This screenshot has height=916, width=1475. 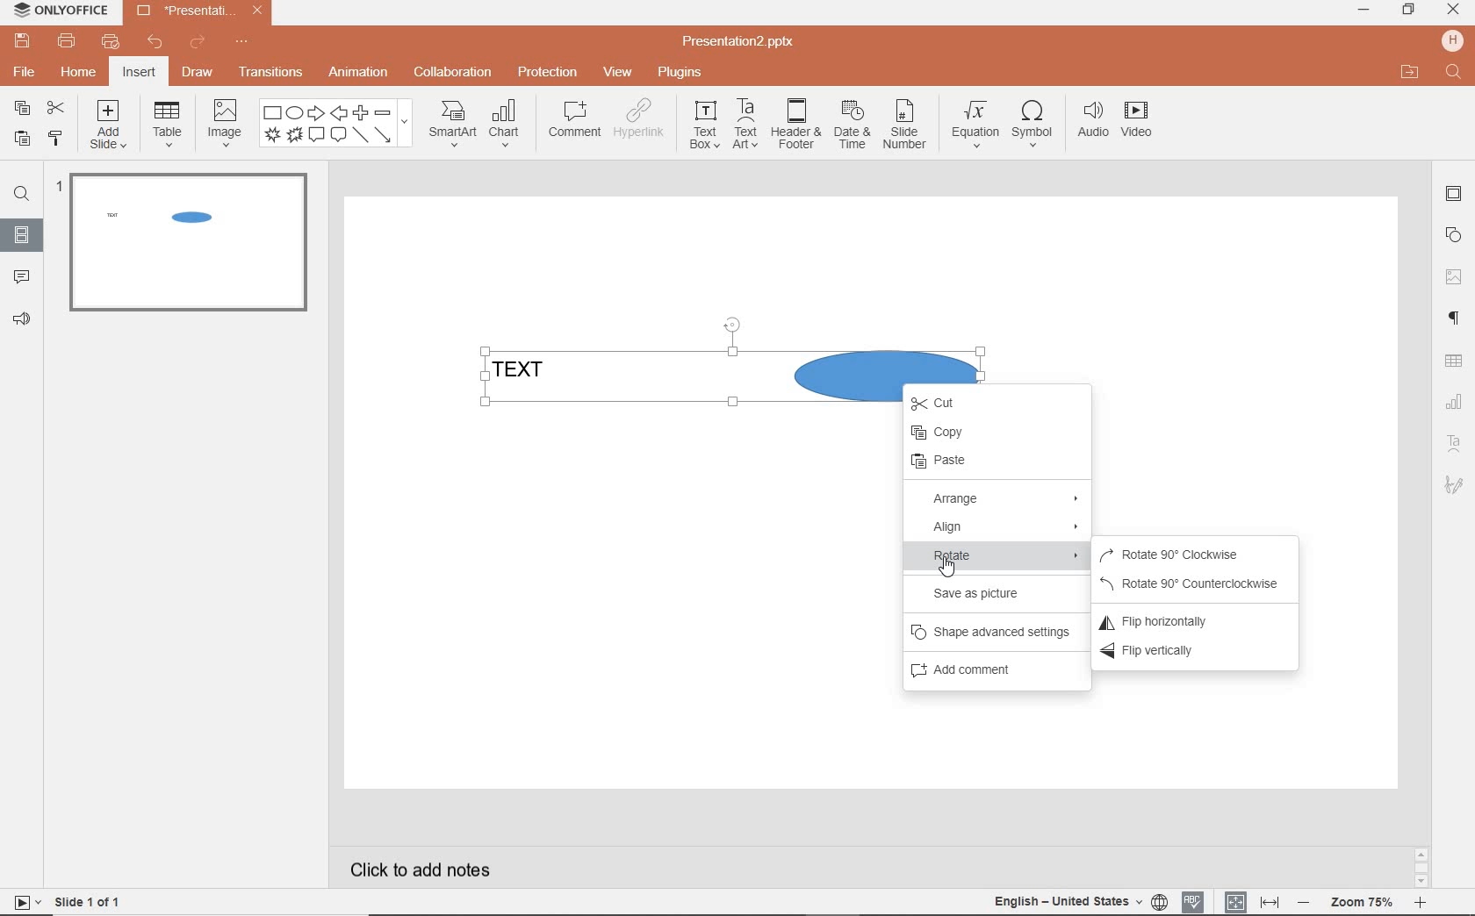 I want to click on align, so click(x=999, y=528).